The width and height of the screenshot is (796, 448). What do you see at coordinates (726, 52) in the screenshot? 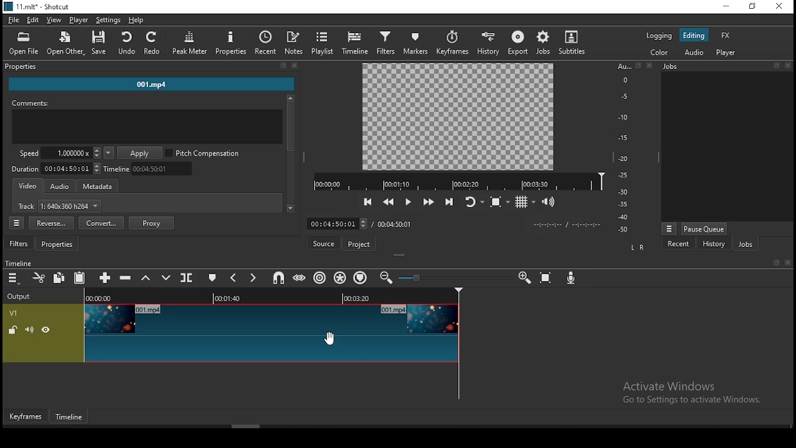
I see `player` at bounding box center [726, 52].